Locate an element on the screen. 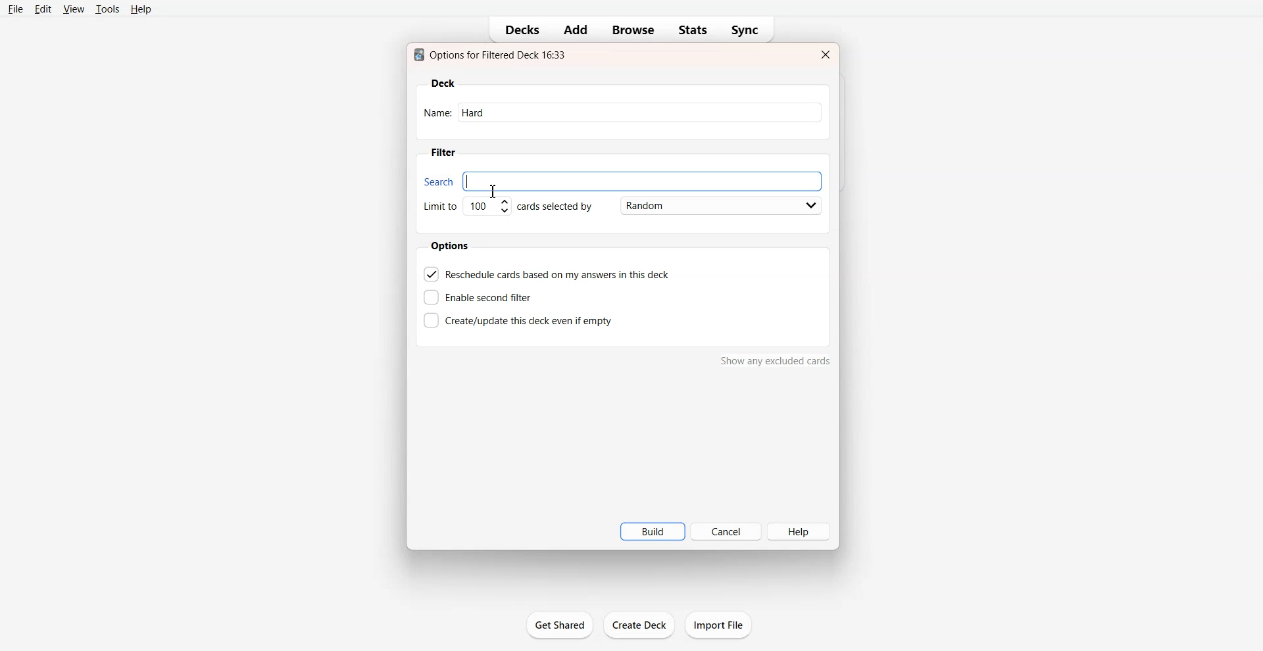 The height and width of the screenshot is (651, 1263). Create this deck even if empty is located at coordinates (518, 319).